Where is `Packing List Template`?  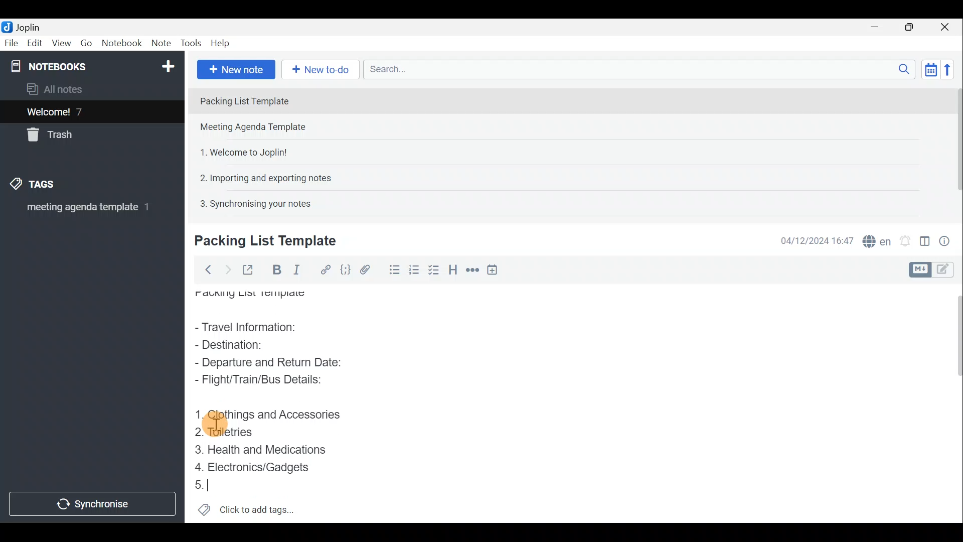 Packing List Template is located at coordinates (248, 295).